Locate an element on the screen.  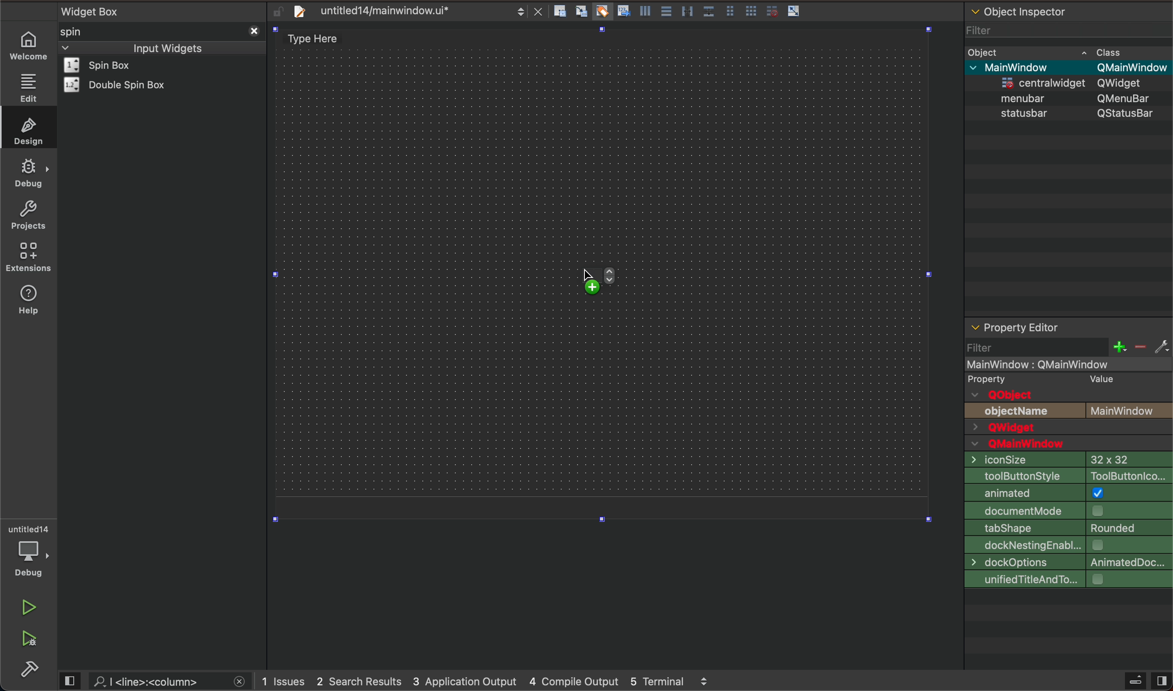
extension is located at coordinates (29, 257).